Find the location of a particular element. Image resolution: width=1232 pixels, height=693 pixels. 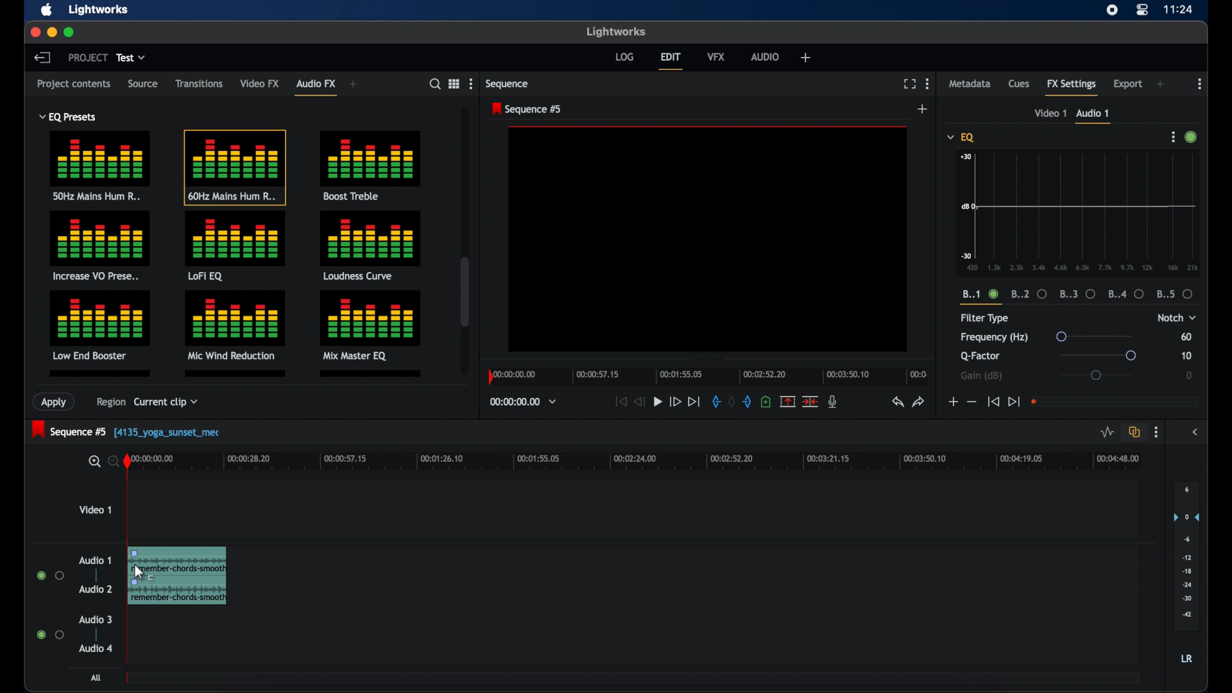

rewind is located at coordinates (638, 402).